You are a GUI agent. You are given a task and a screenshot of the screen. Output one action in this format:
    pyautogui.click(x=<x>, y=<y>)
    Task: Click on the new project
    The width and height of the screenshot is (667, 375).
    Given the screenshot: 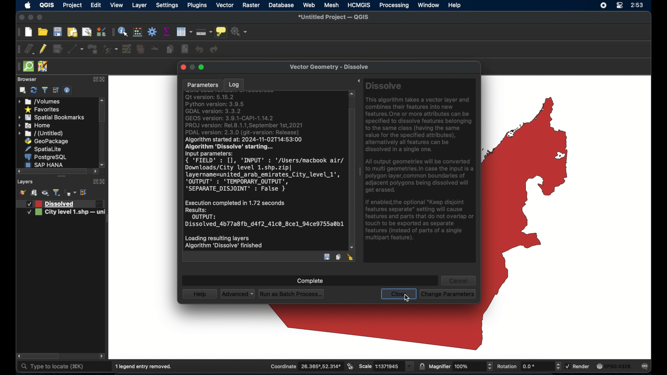 What is the action you would take?
    pyautogui.click(x=29, y=32)
    